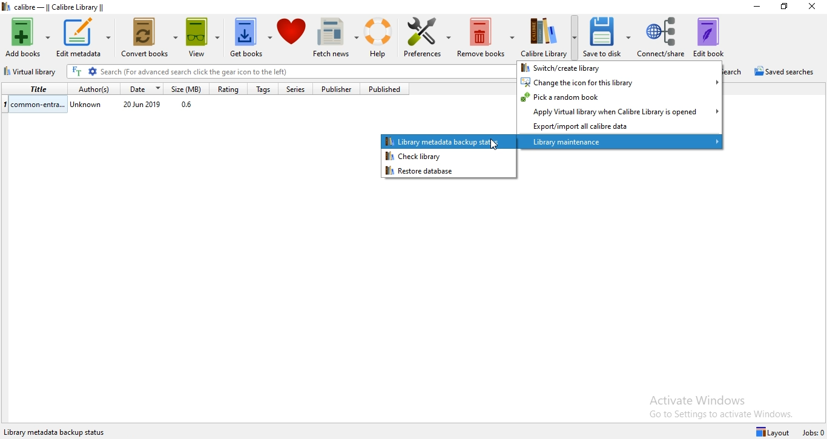 Image resolution: width=827 pixels, height=439 pixels. Describe the element at coordinates (381, 38) in the screenshot. I see `Help` at that location.